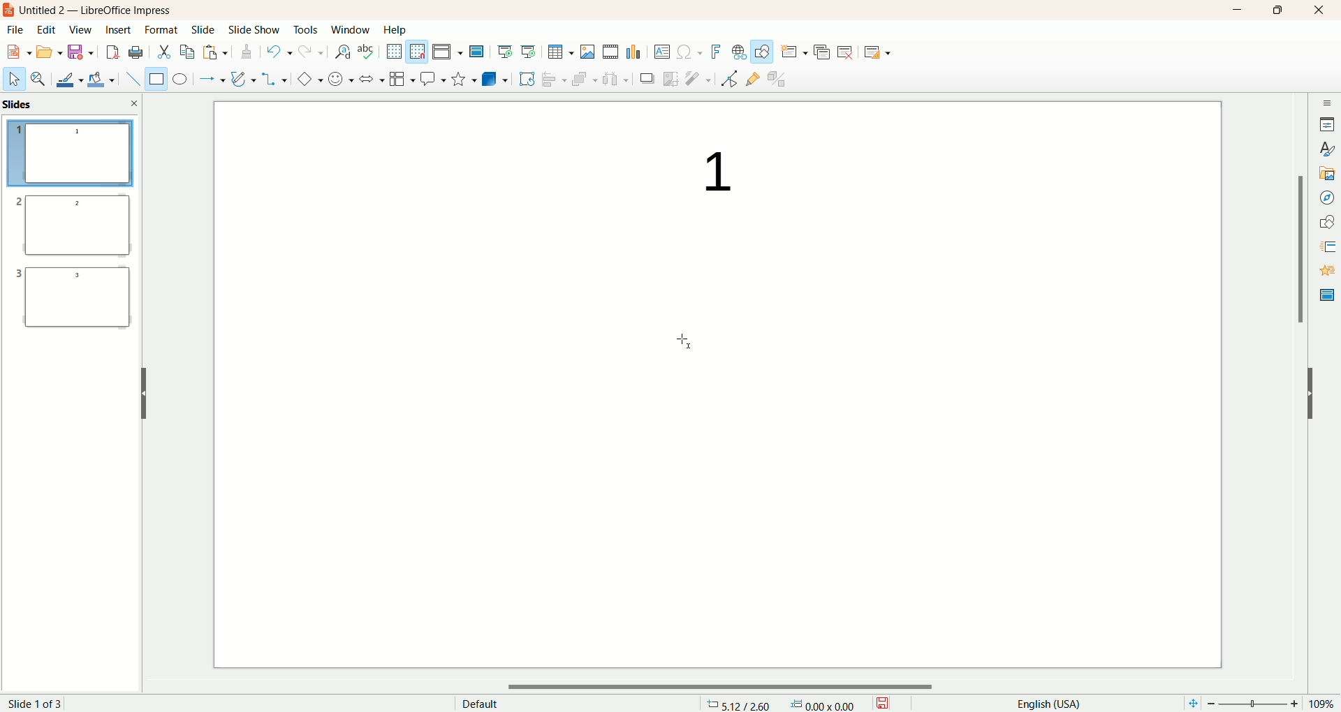 Image resolution: width=1341 pixels, height=712 pixels. I want to click on callout shapes, so click(431, 80).